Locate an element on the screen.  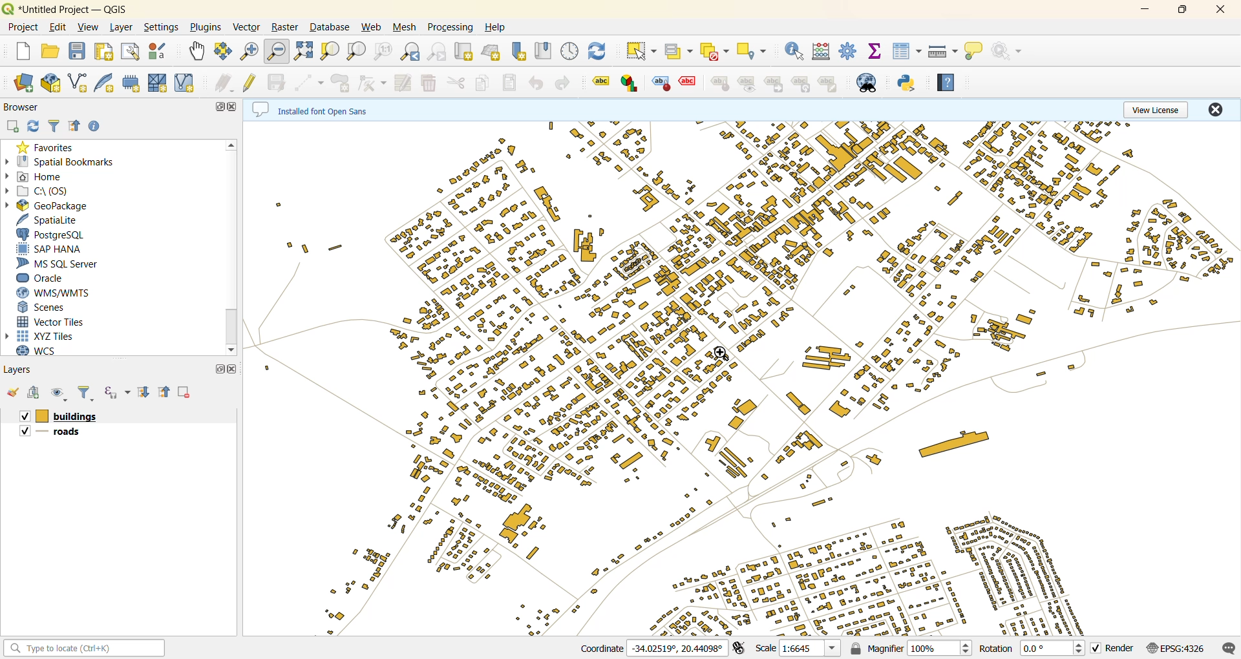
toolbox is located at coordinates (849, 50).